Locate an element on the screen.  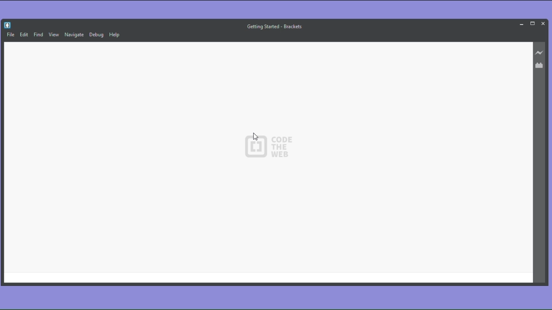
Edit is located at coordinates (24, 35).